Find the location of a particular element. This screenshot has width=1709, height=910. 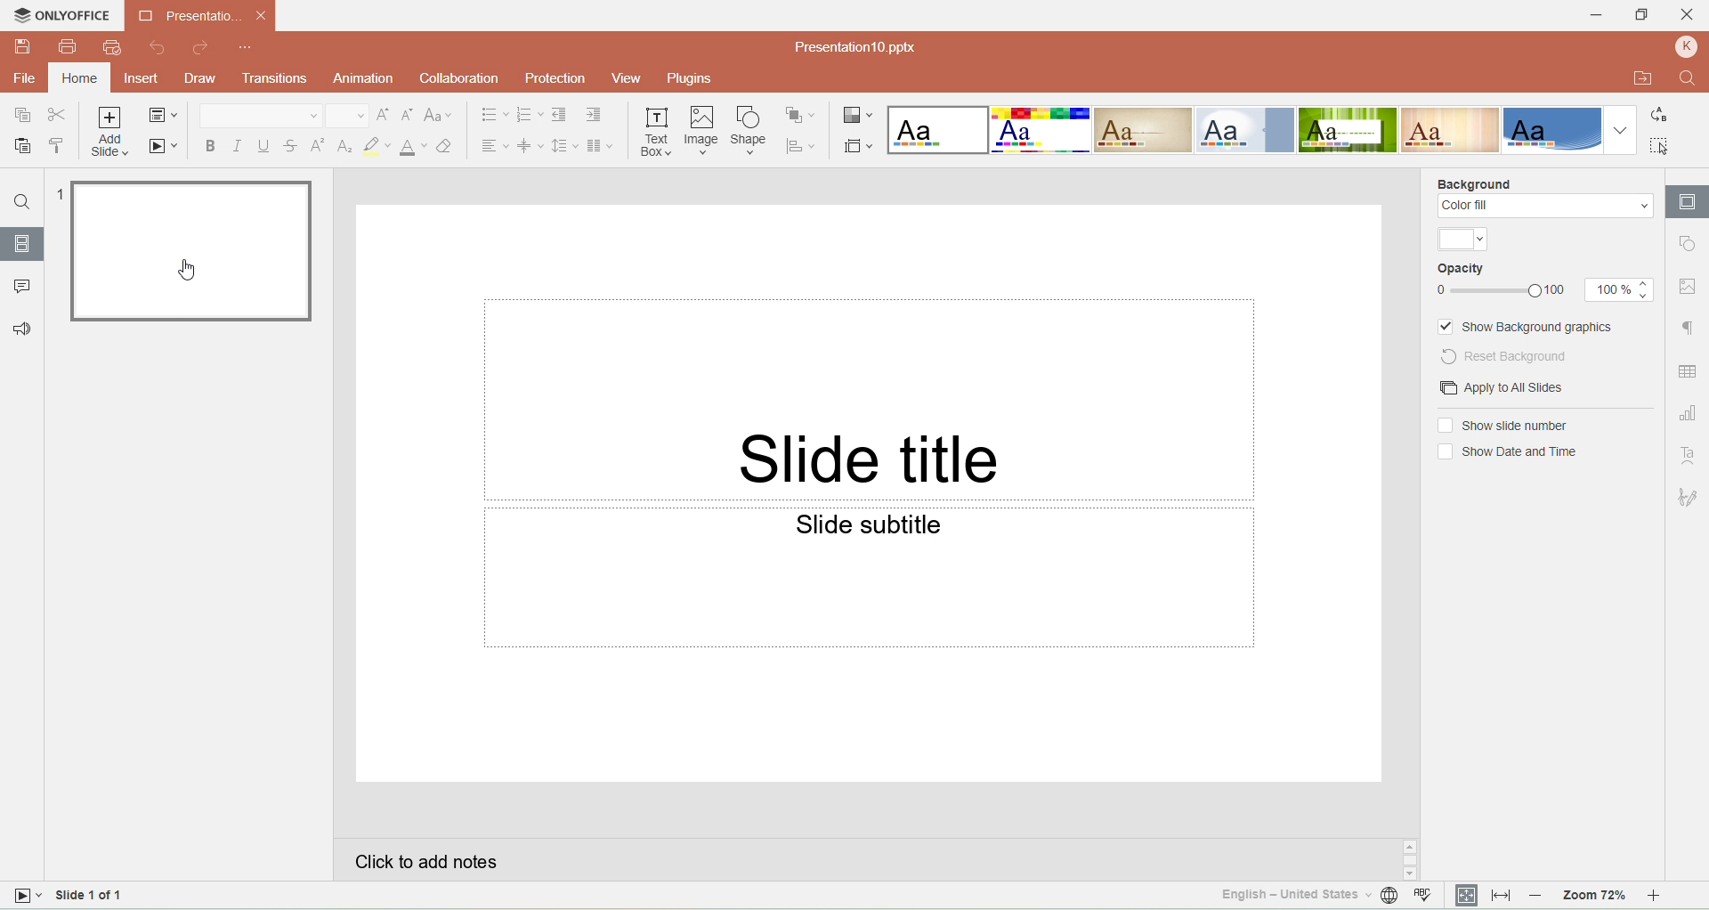

Collaboration is located at coordinates (456, 78).